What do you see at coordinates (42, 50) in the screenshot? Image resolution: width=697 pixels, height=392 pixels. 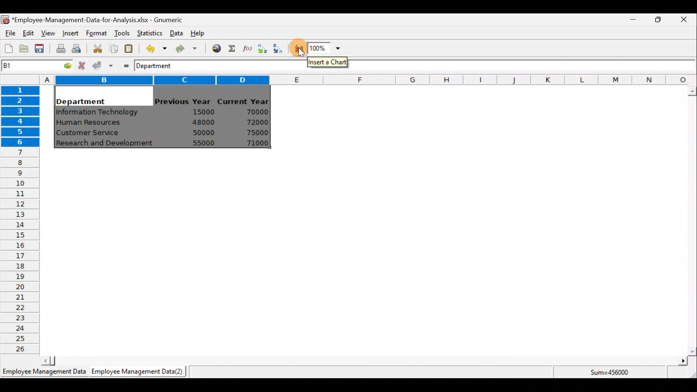 I see `Save the current workbook` at bounding box center [42, 50].